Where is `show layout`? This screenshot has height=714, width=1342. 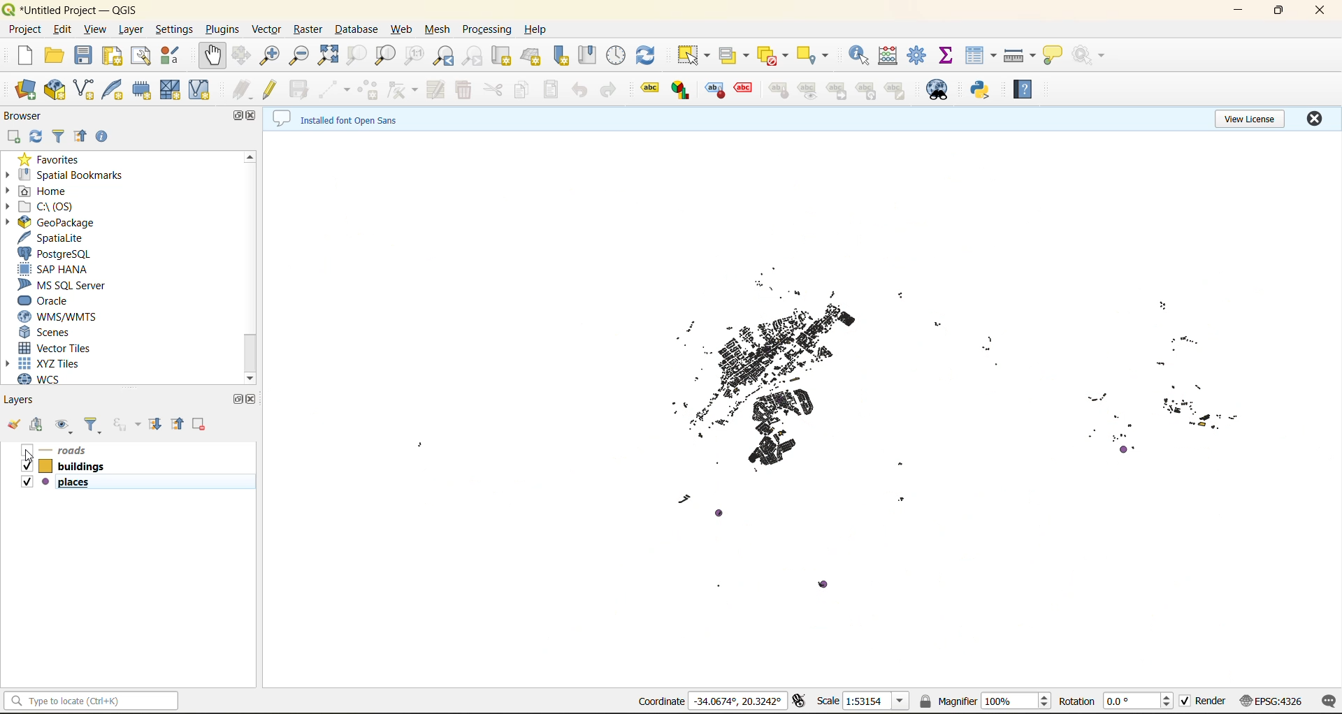
show layout is located at coordinates (142, 58).